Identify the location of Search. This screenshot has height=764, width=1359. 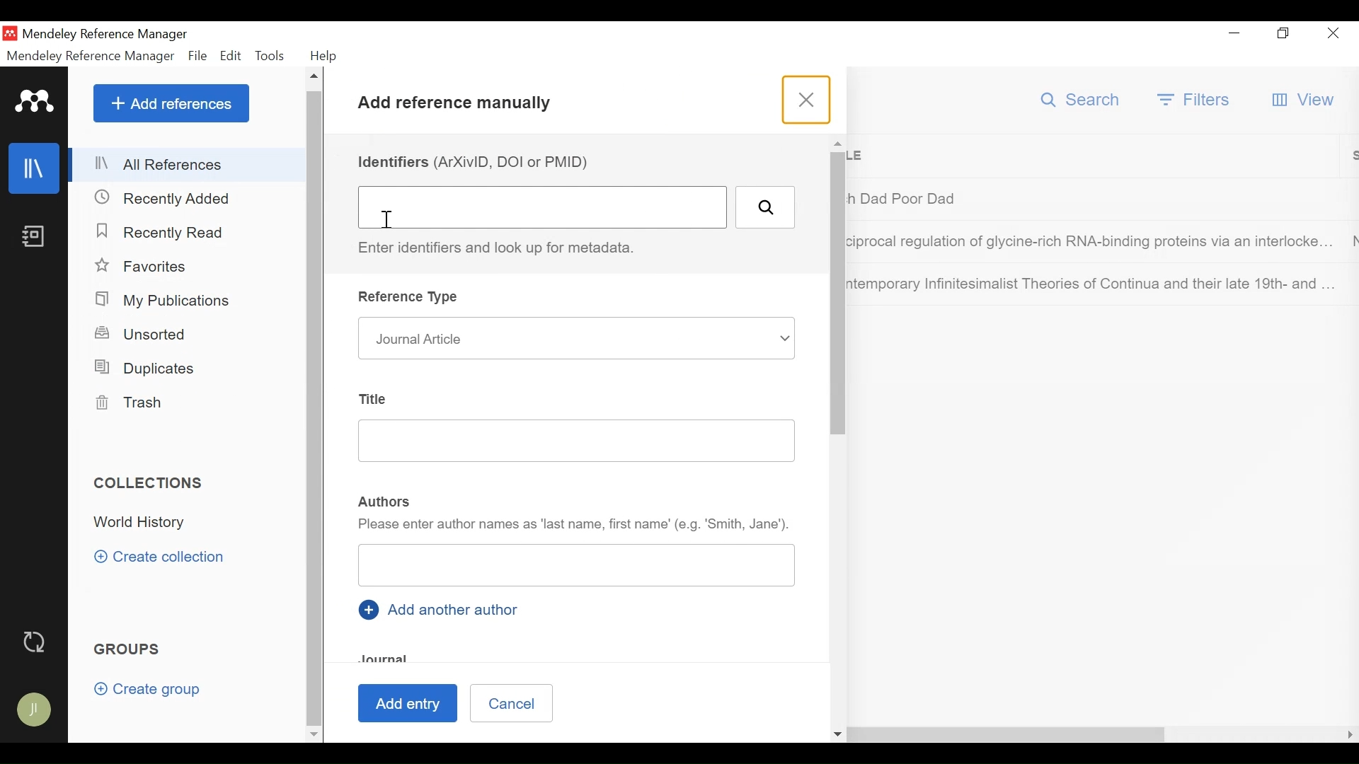
(765, 207).